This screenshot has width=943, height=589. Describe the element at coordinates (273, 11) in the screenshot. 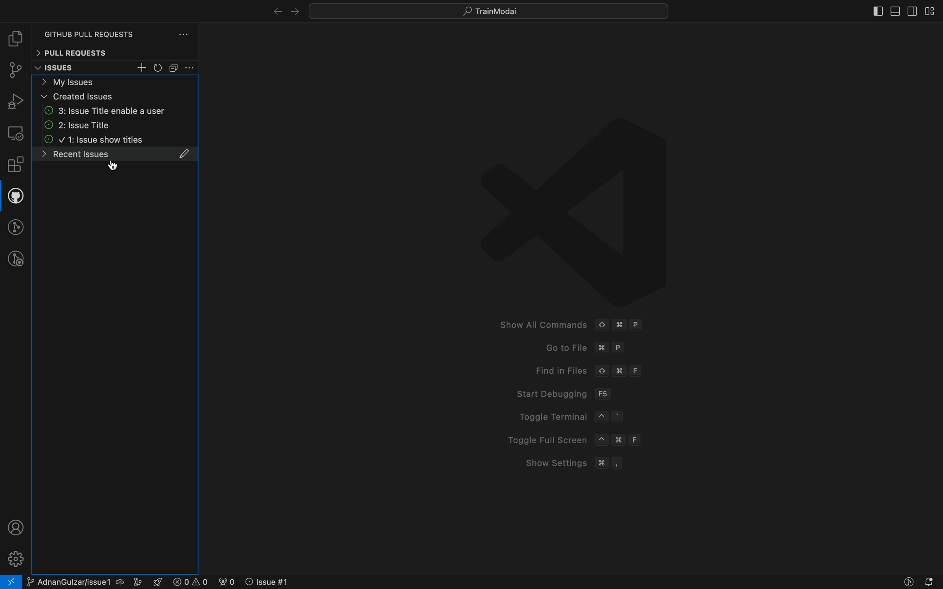

I see `right arrow` at that location.